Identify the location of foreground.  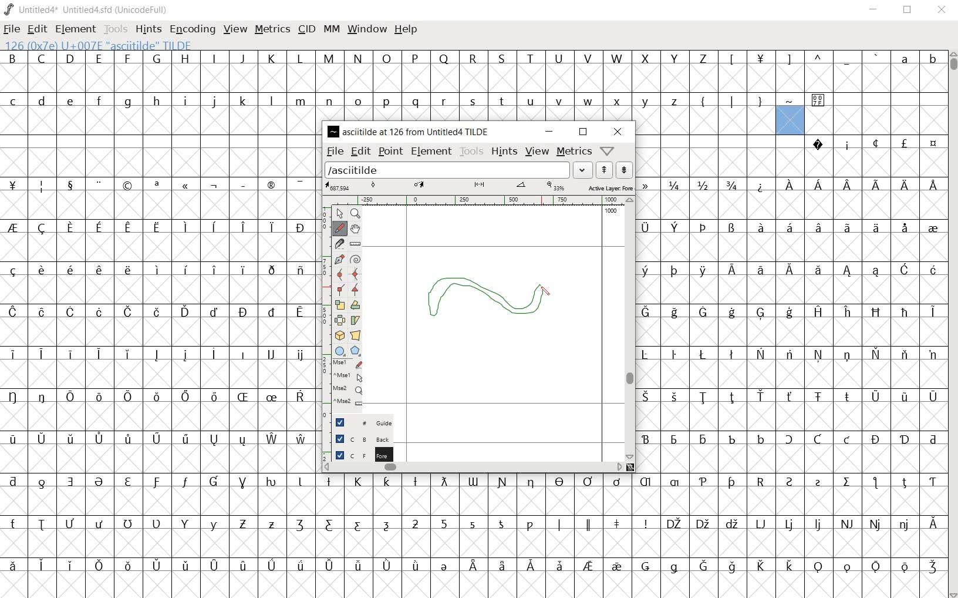
(357, 454).